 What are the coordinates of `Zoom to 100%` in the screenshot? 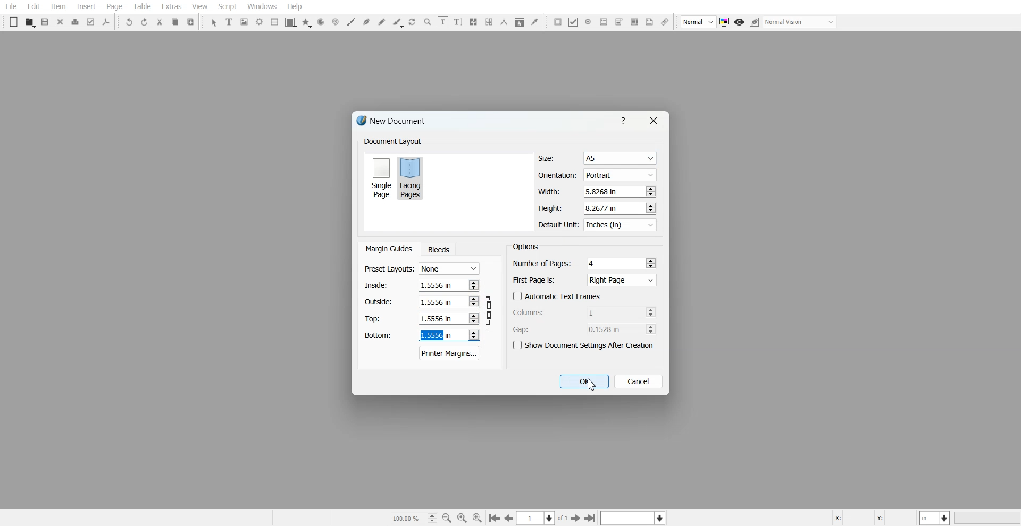 It's located at (462, 517).